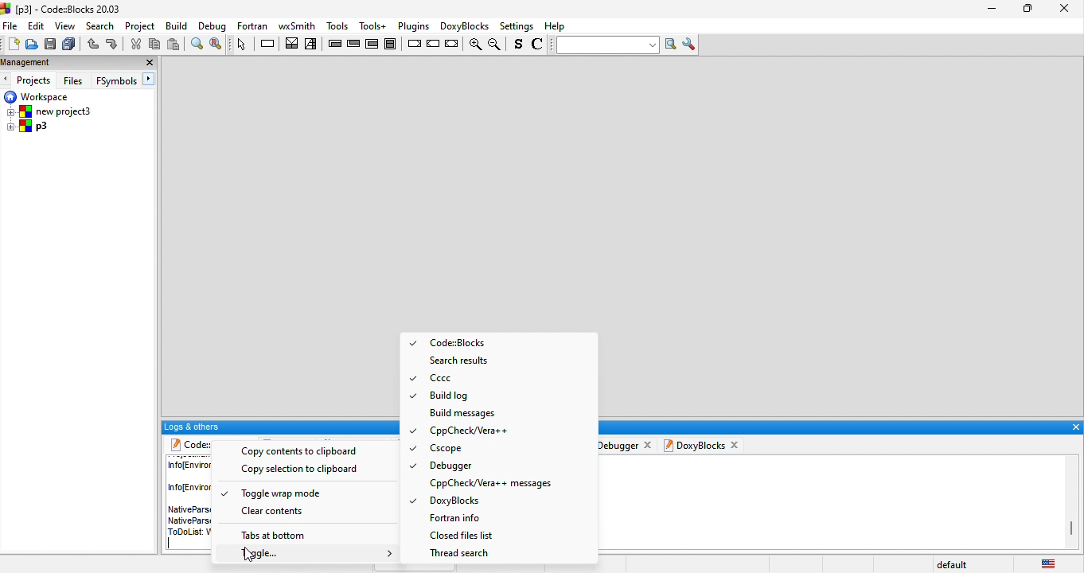  I want to click on doxyblocks, so click(481, 502).